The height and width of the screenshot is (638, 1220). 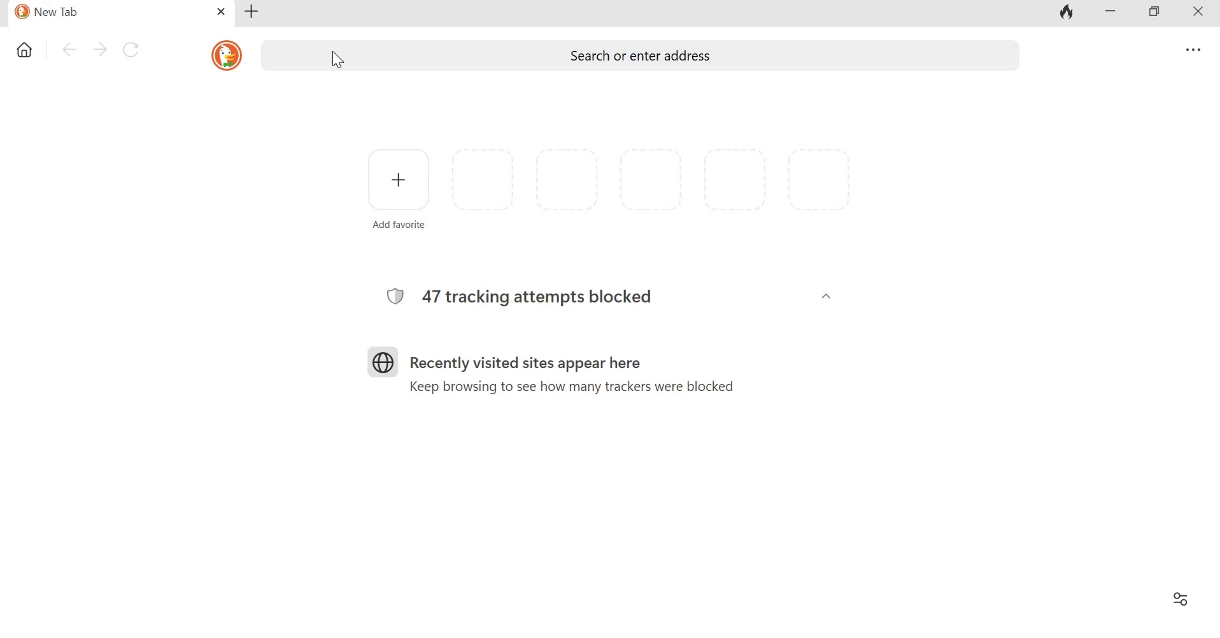 What do you see at coordinates (1112, 13) in the screenshot?
I see `Minimize` at bounding box center [1112, 13].